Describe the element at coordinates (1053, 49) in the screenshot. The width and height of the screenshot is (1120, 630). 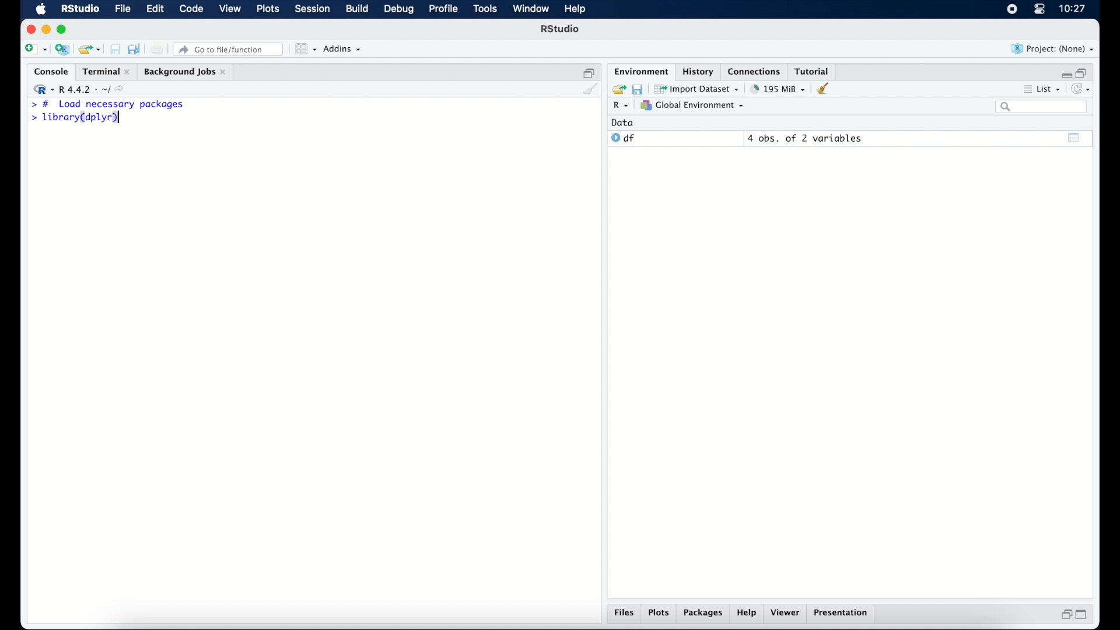
I see `project (none)` at that location.